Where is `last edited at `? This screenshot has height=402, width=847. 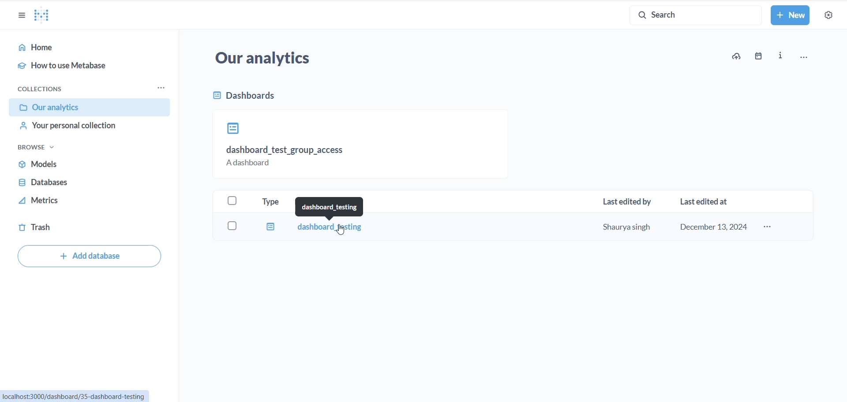
last edited at  is located at coordinates (707, 201).